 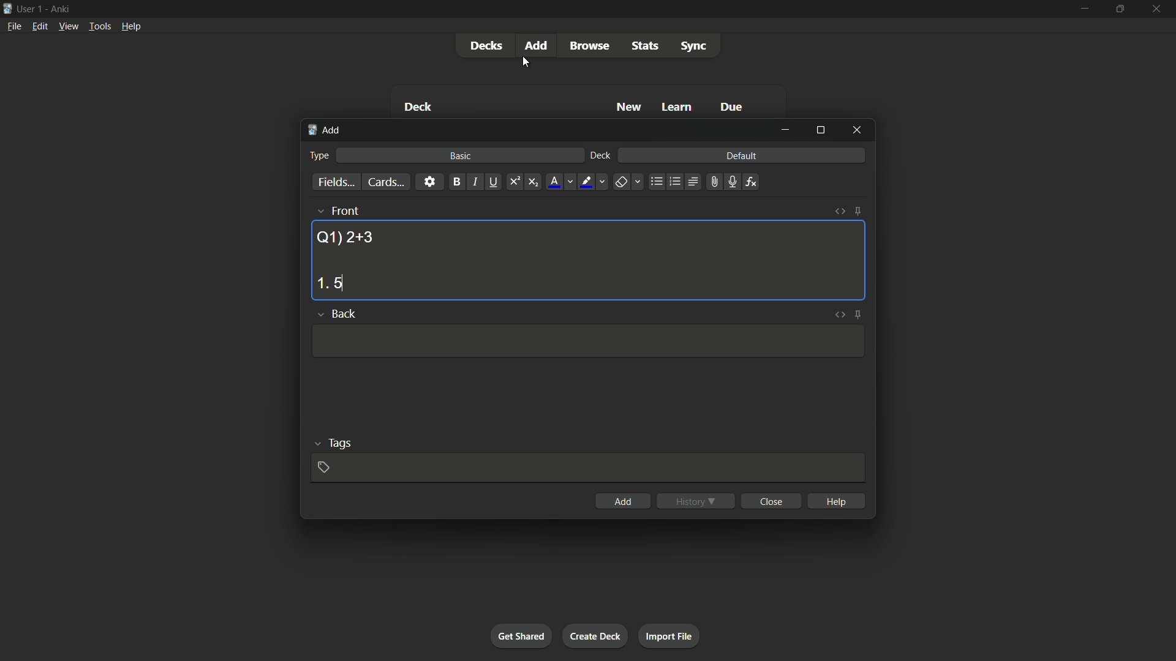 What do you see at coordinates (624, 501) in the screenshot?
I see `add` at bounding box center [624, 501].